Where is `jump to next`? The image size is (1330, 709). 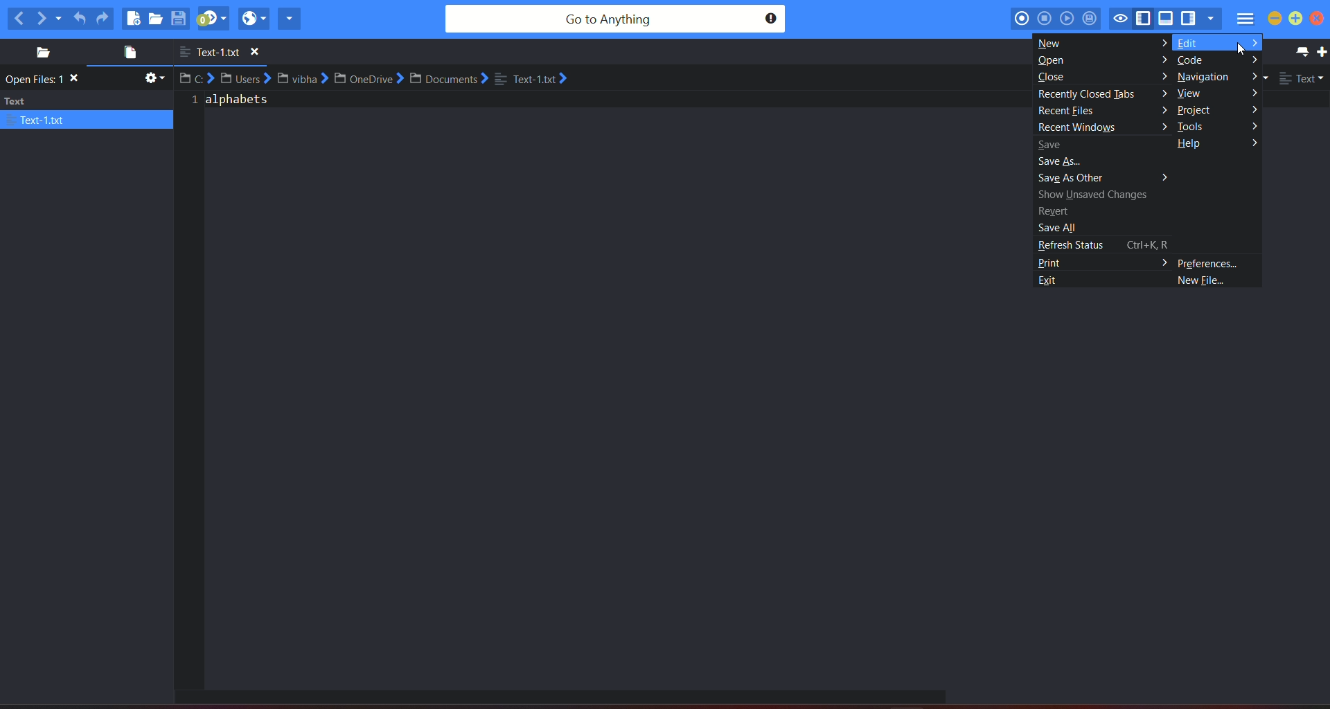
jump to next is located at coordinates (213, 19).